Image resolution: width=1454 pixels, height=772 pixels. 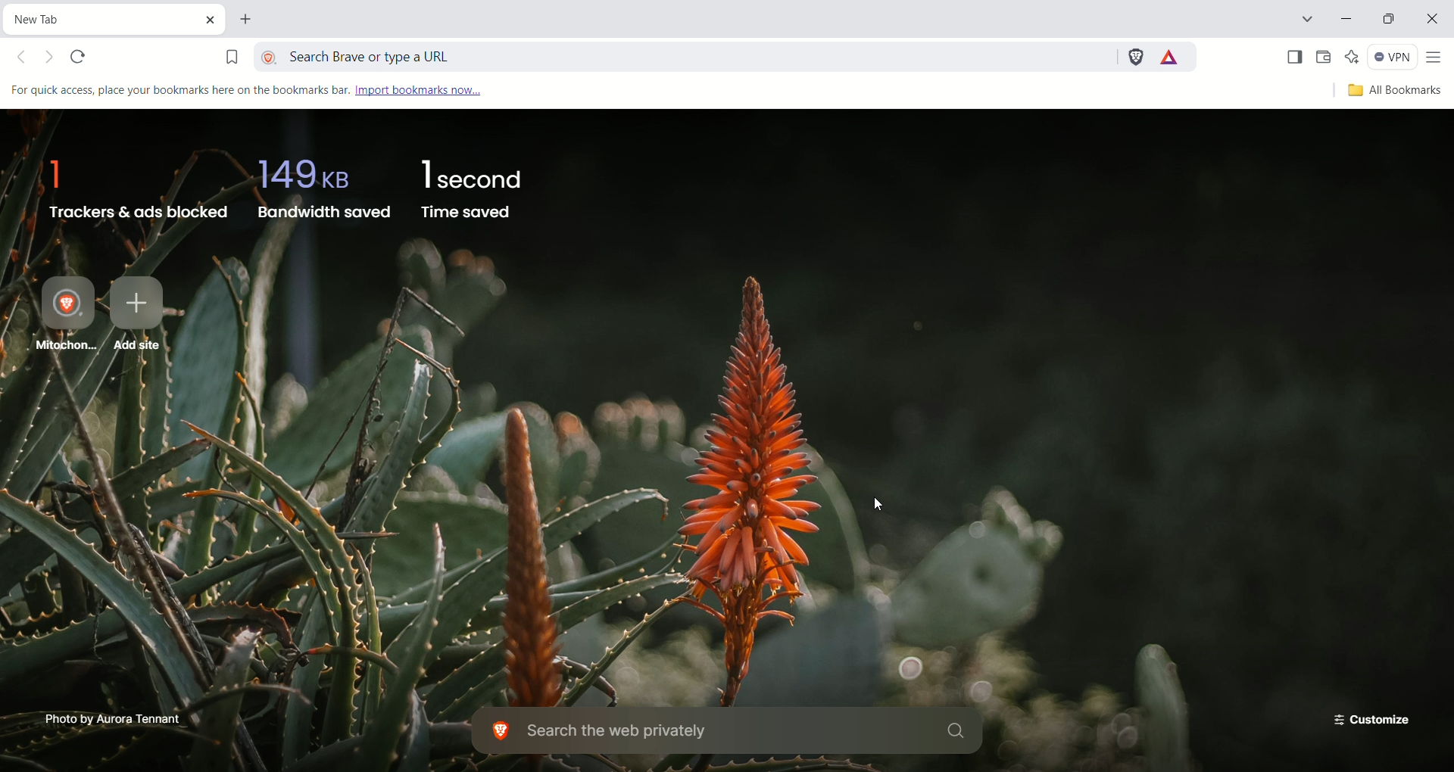 I want to click on minimize, so click(x=1349, y=20).